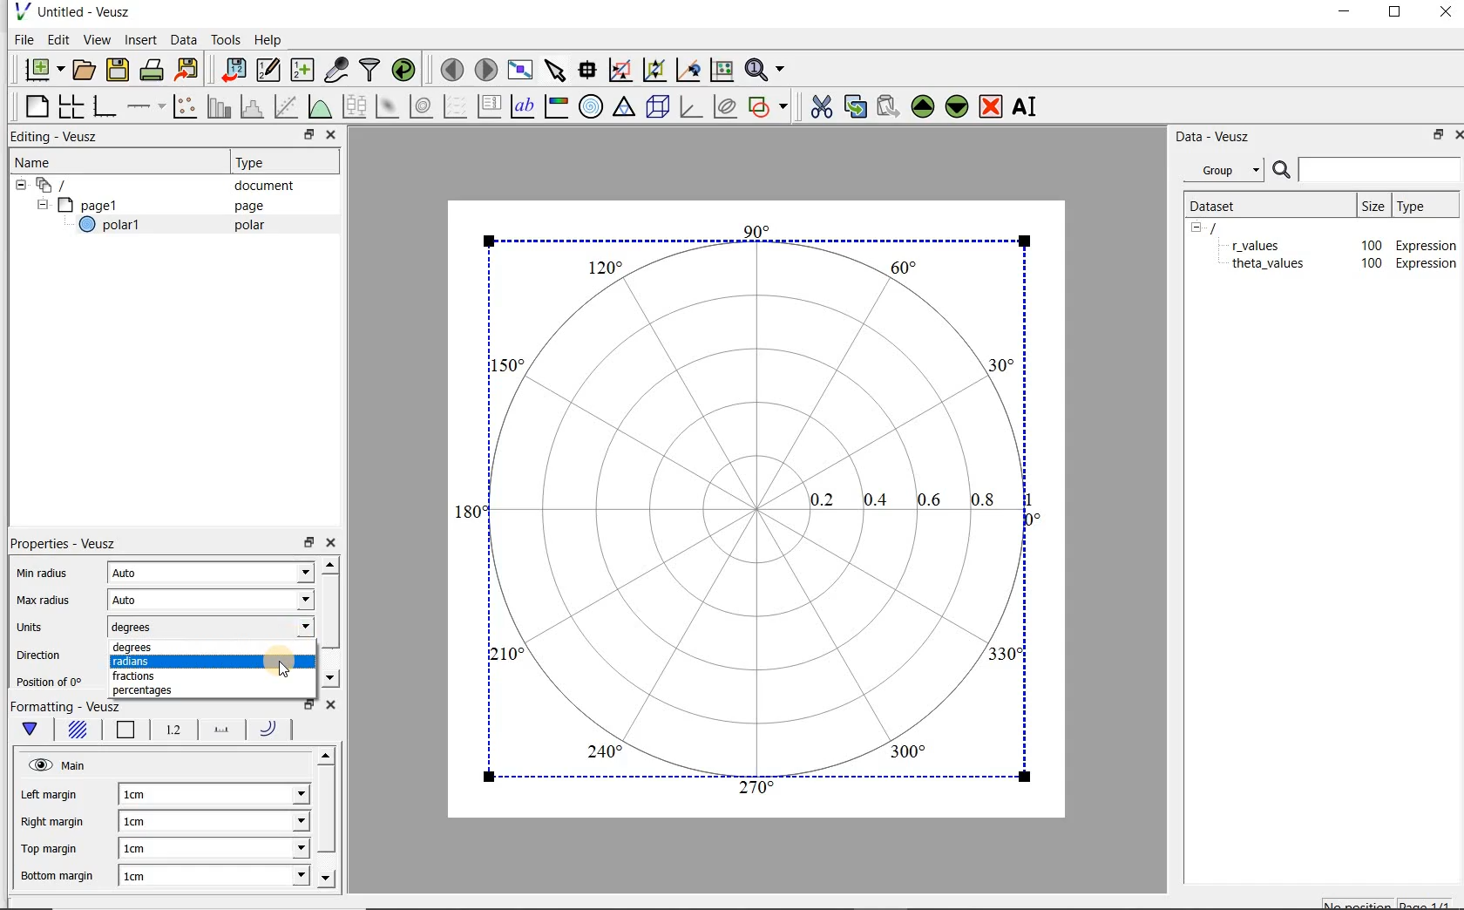  What do you see at coordinates (148, 849) in the screenshot?
I see `1cm` at bounding box center [148, 849].